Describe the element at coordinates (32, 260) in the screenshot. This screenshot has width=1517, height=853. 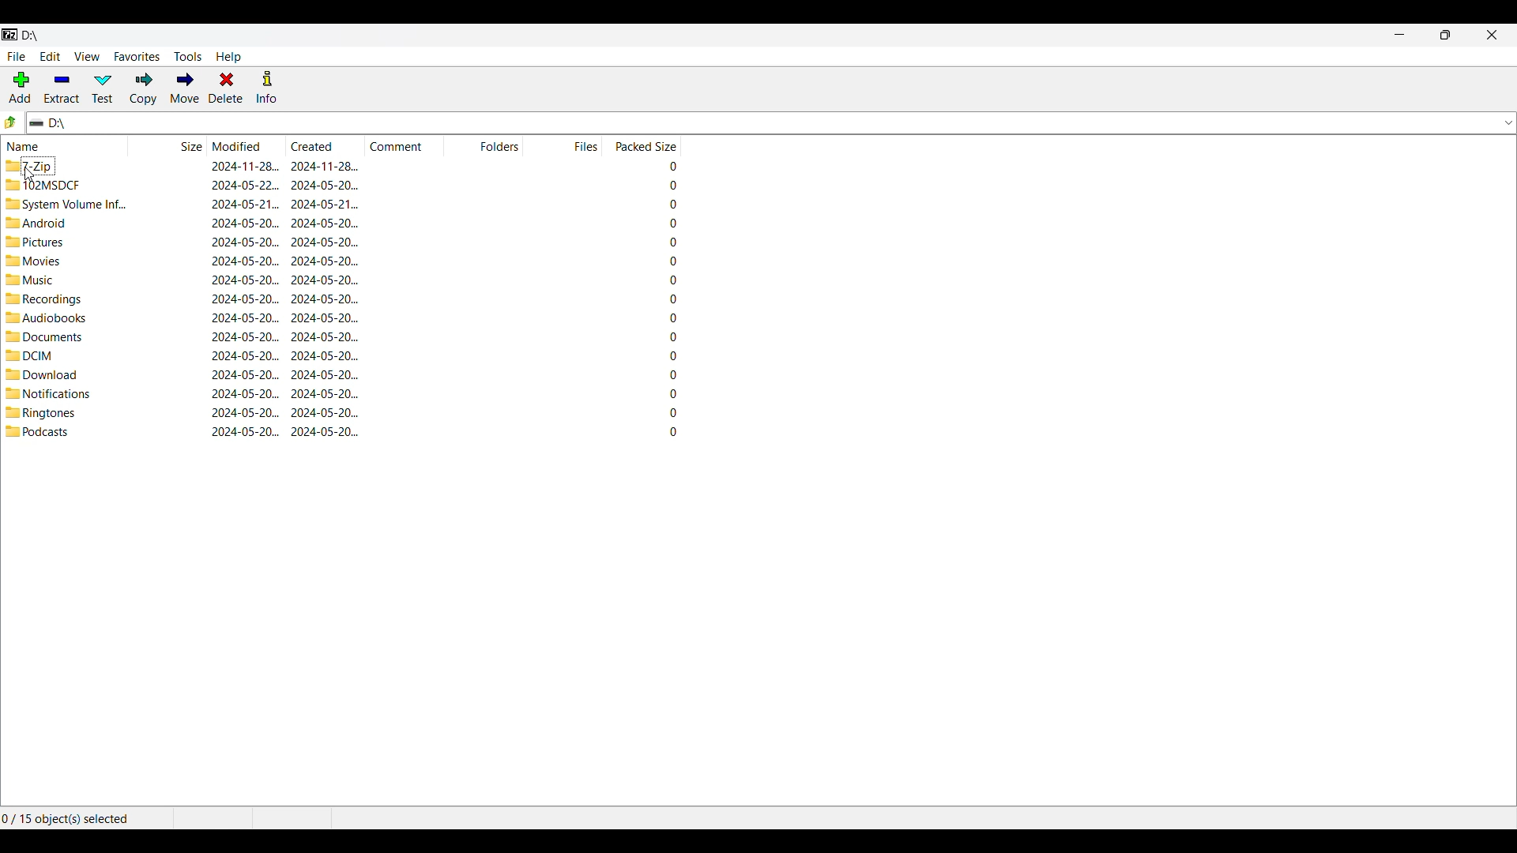
I see `folder` at that location.